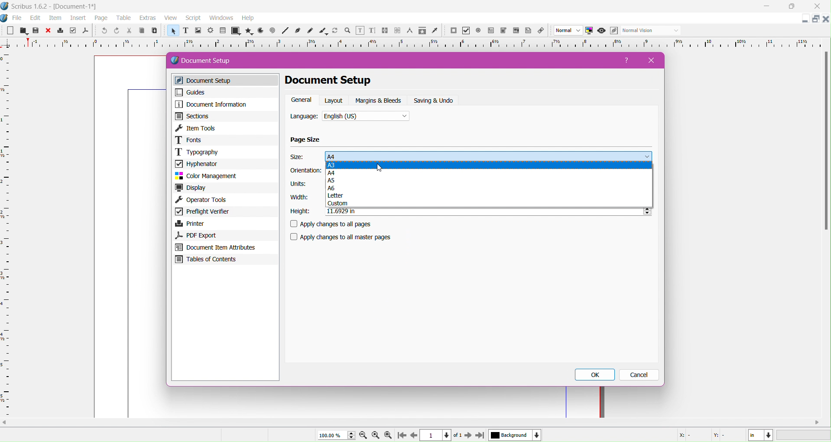 This screenshot has height=442, width=831. Describe the element at coordinates (478, 31) in the screenshot. I see `pdf radio button` at that location.